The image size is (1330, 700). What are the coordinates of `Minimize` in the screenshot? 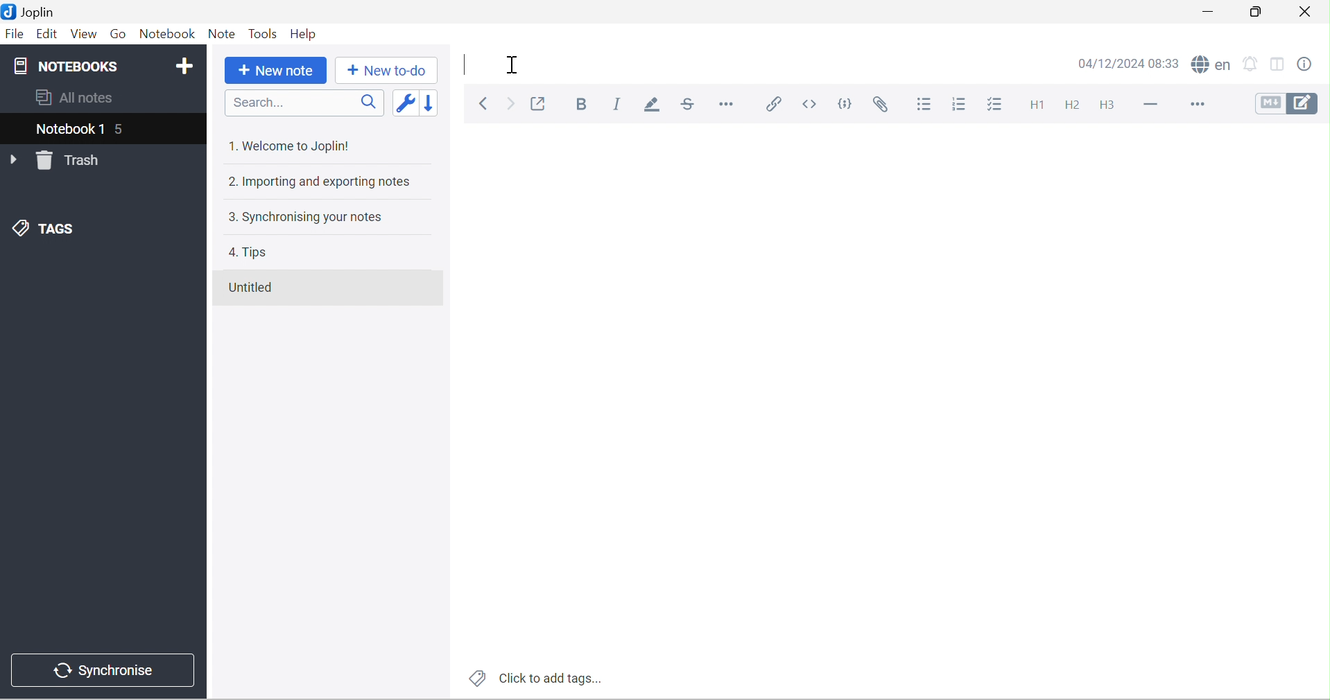 It's located at (1206, 13).